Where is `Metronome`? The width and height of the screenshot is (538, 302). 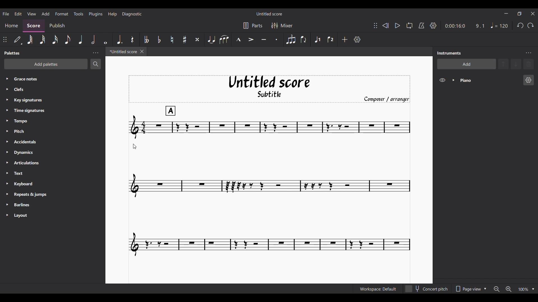 Metronome is located at coordinates (421, 25).